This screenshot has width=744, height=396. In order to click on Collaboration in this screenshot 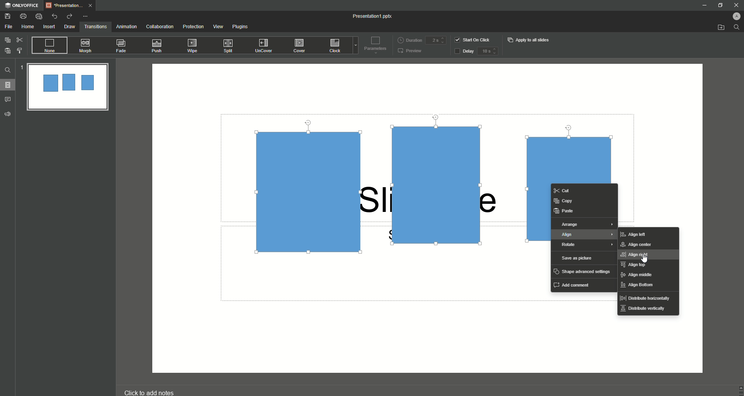, I will do `click(160, 27)`.